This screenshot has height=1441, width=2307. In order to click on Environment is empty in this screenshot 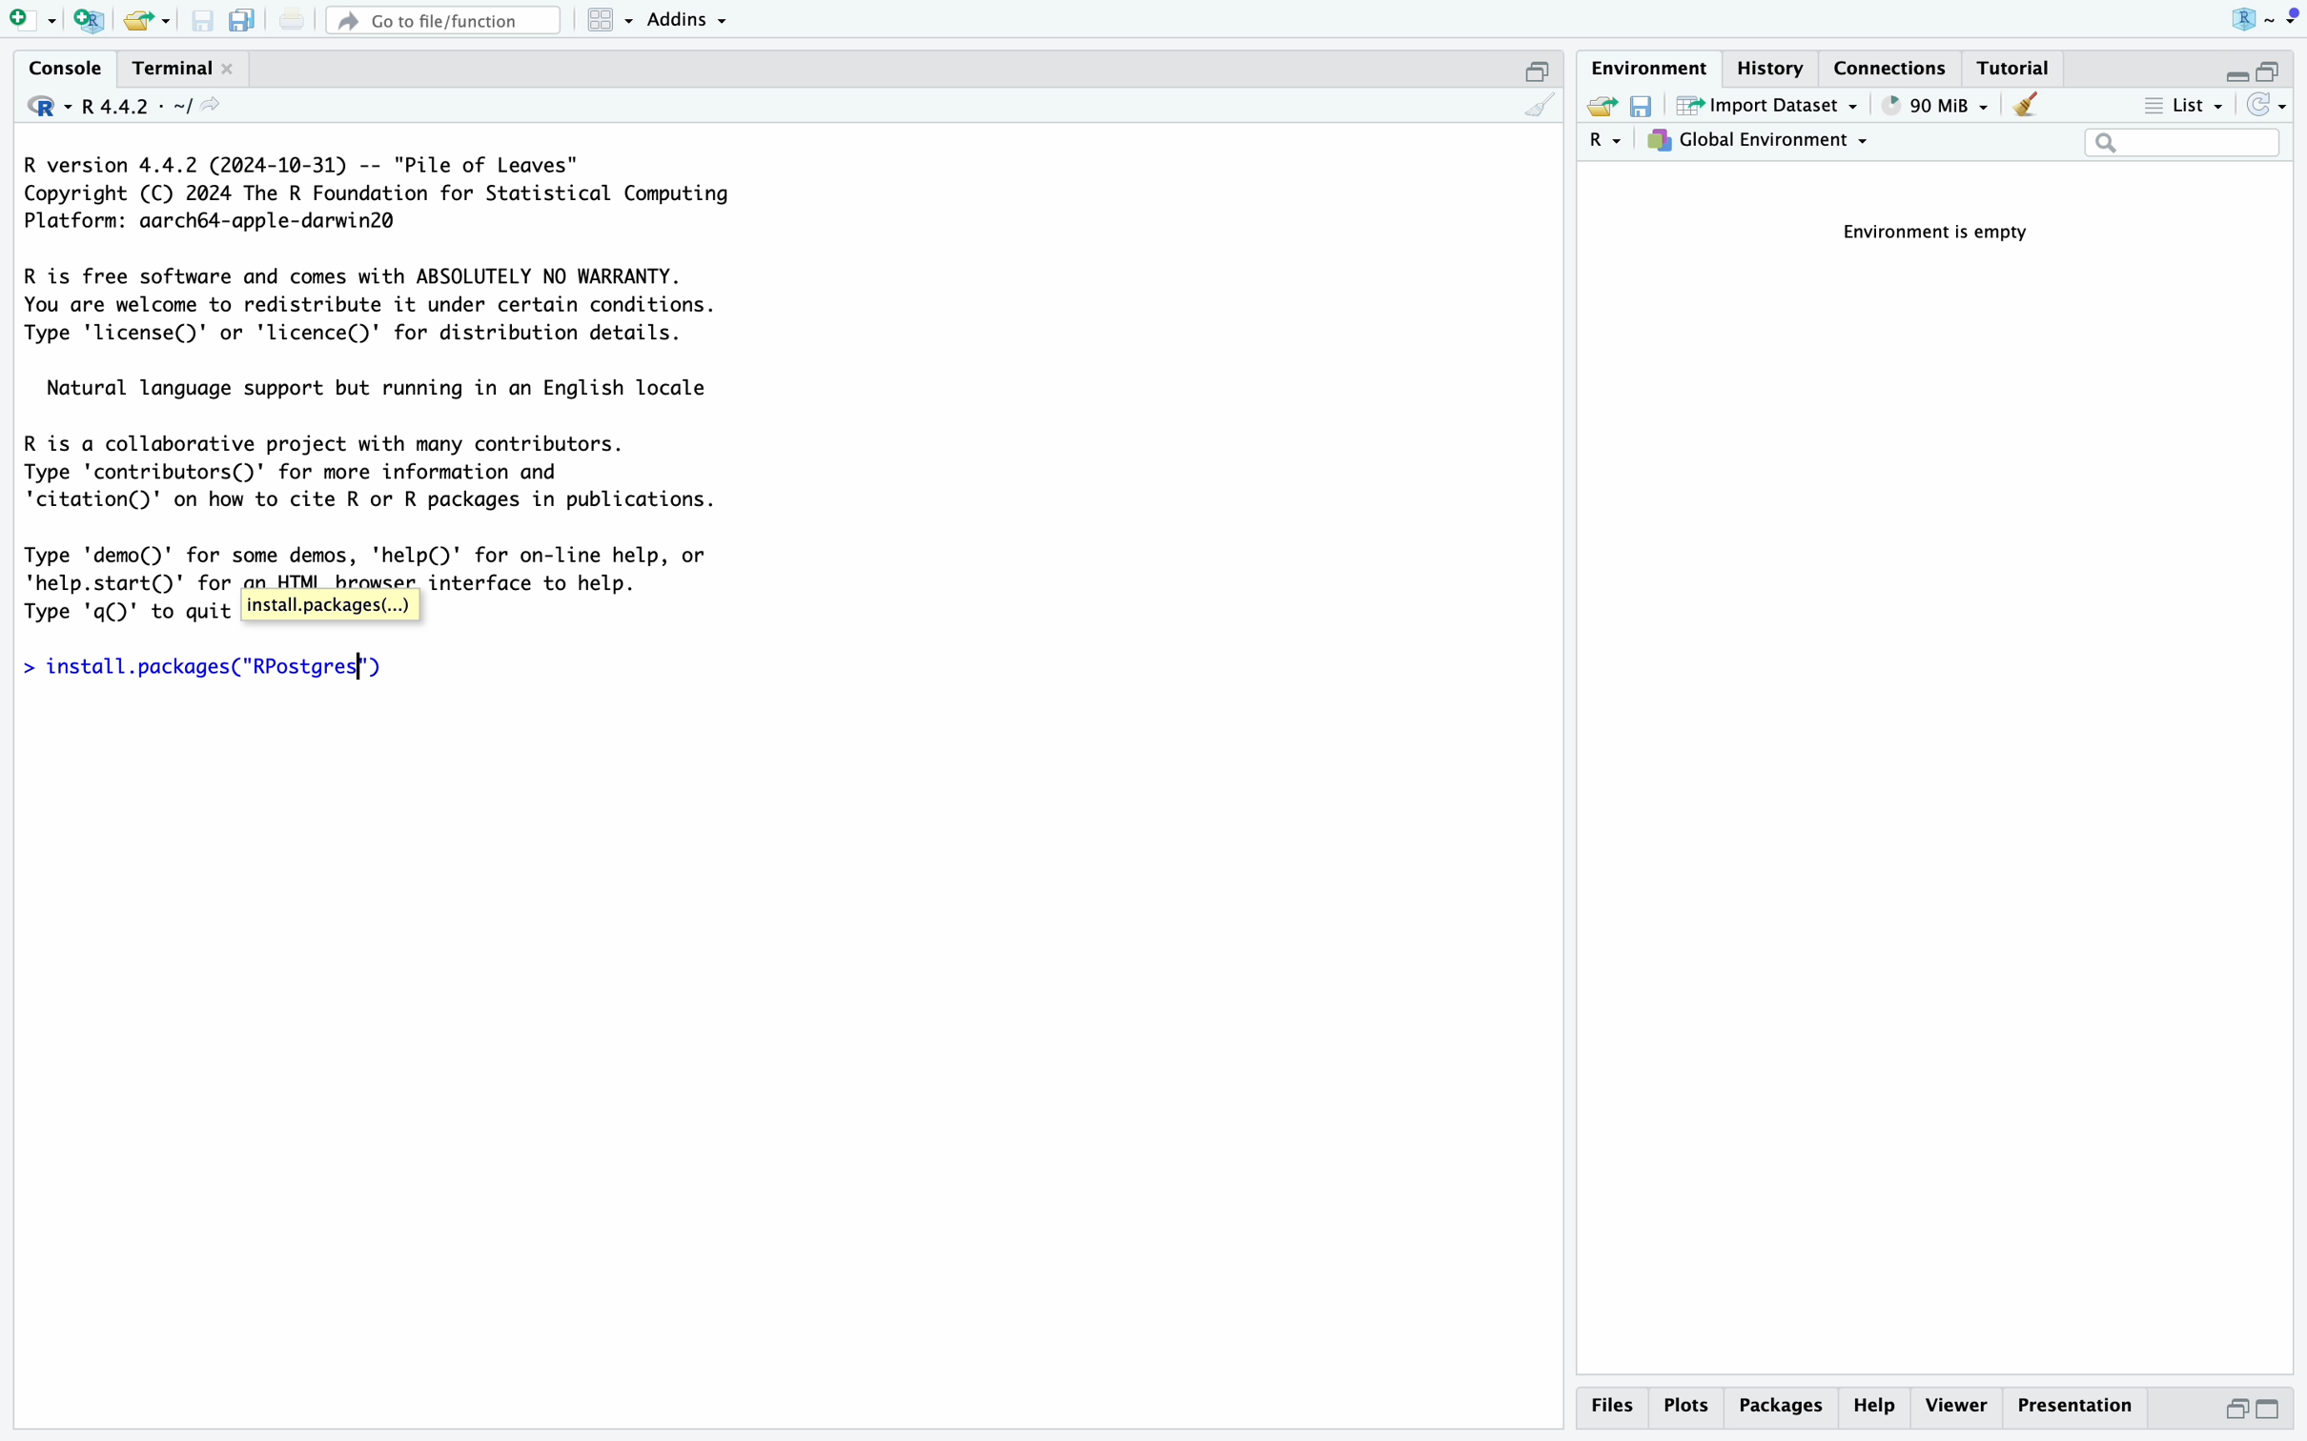, I will do `click(1947, 233)`.